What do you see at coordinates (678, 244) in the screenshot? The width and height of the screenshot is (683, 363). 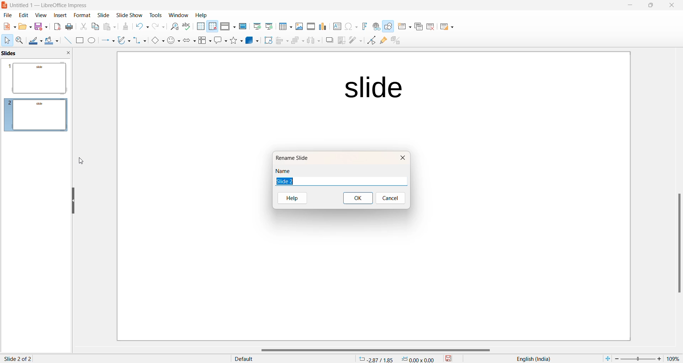 I see `scroll bar` at bounding box center [678, 244].